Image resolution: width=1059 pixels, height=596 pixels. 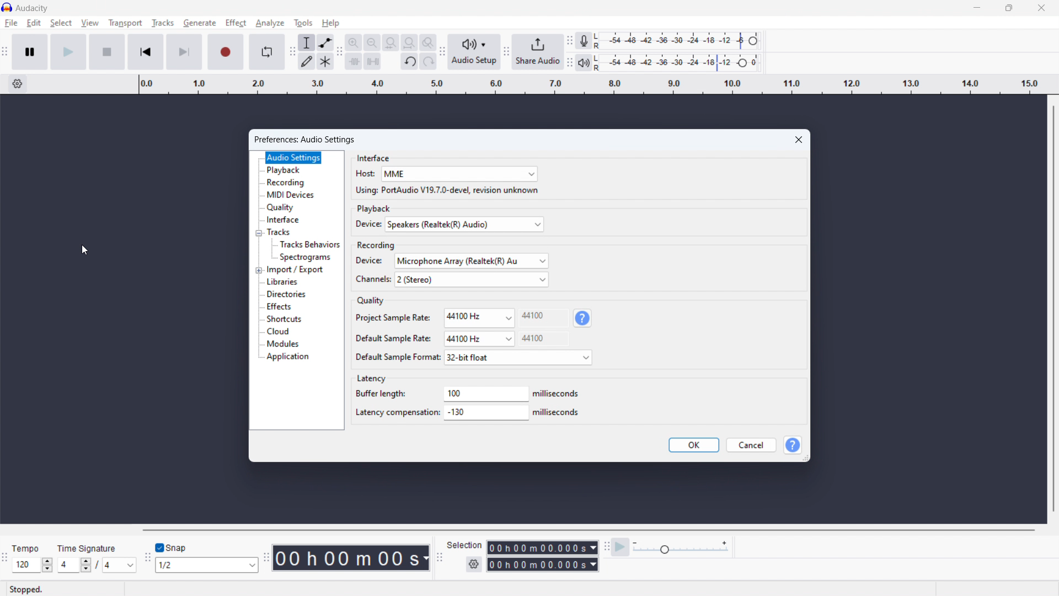 What do you see at coordinates (472, 260) in the screenshot?
I see `select recording device` at bounding box center [472, 260].